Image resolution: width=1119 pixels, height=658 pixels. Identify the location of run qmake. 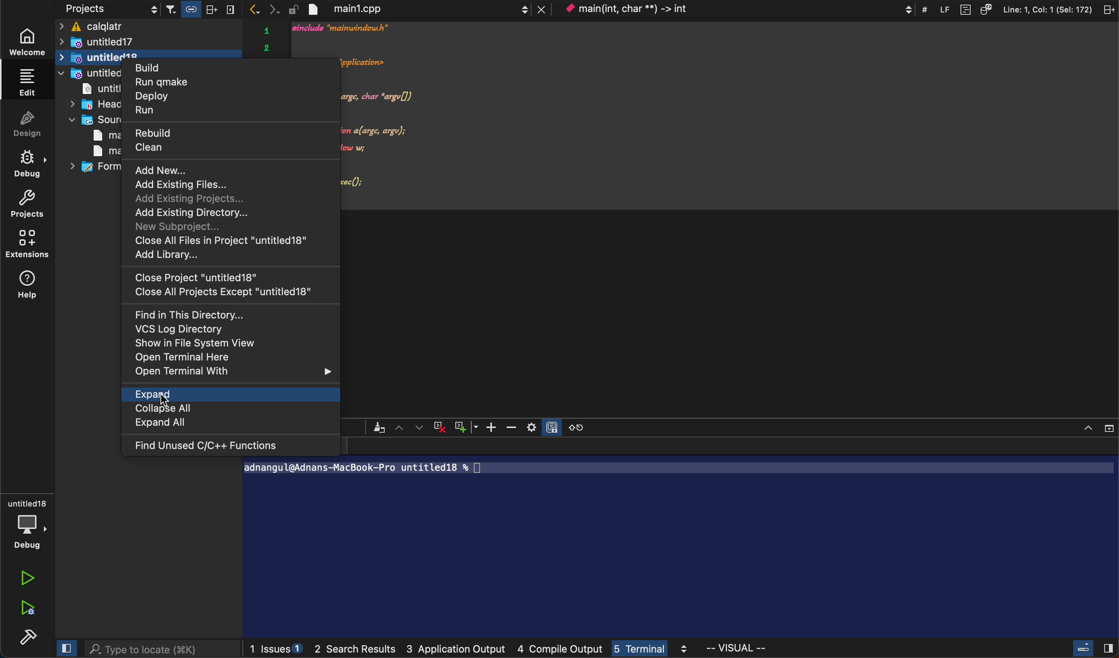
(163, 82).